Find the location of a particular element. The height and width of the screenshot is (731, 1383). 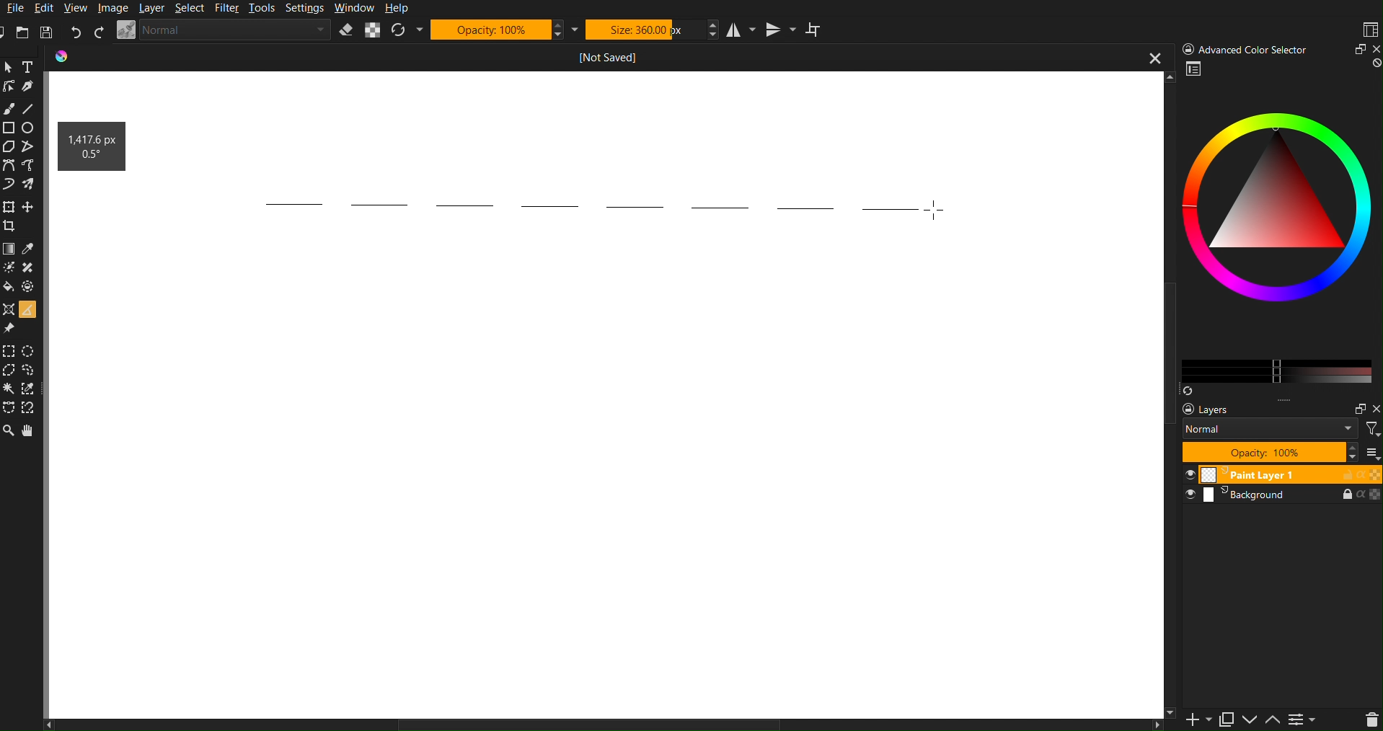

Move is located at coordinates (30, 430).